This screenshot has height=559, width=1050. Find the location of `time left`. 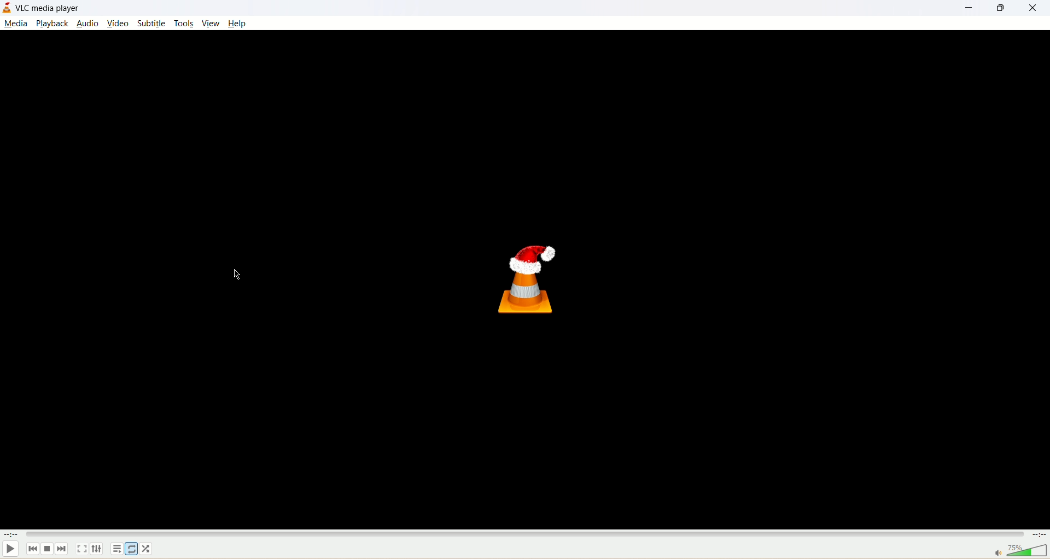

time left is located at coordinates (1039, 535).